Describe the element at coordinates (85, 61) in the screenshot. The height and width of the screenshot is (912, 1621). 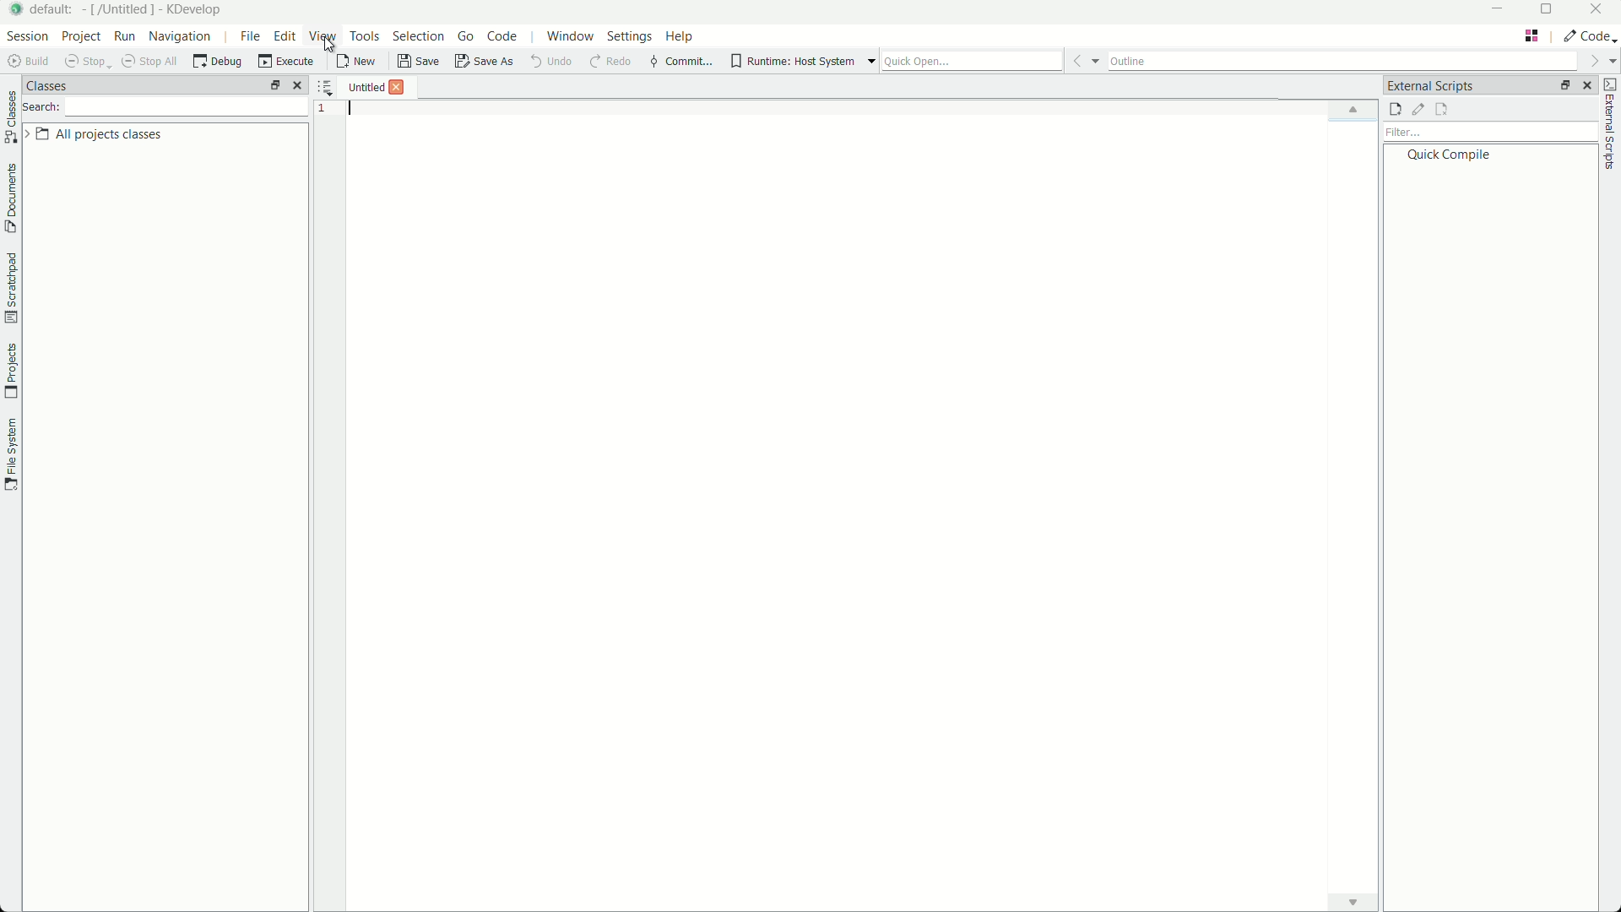
I see `stop` at that location.